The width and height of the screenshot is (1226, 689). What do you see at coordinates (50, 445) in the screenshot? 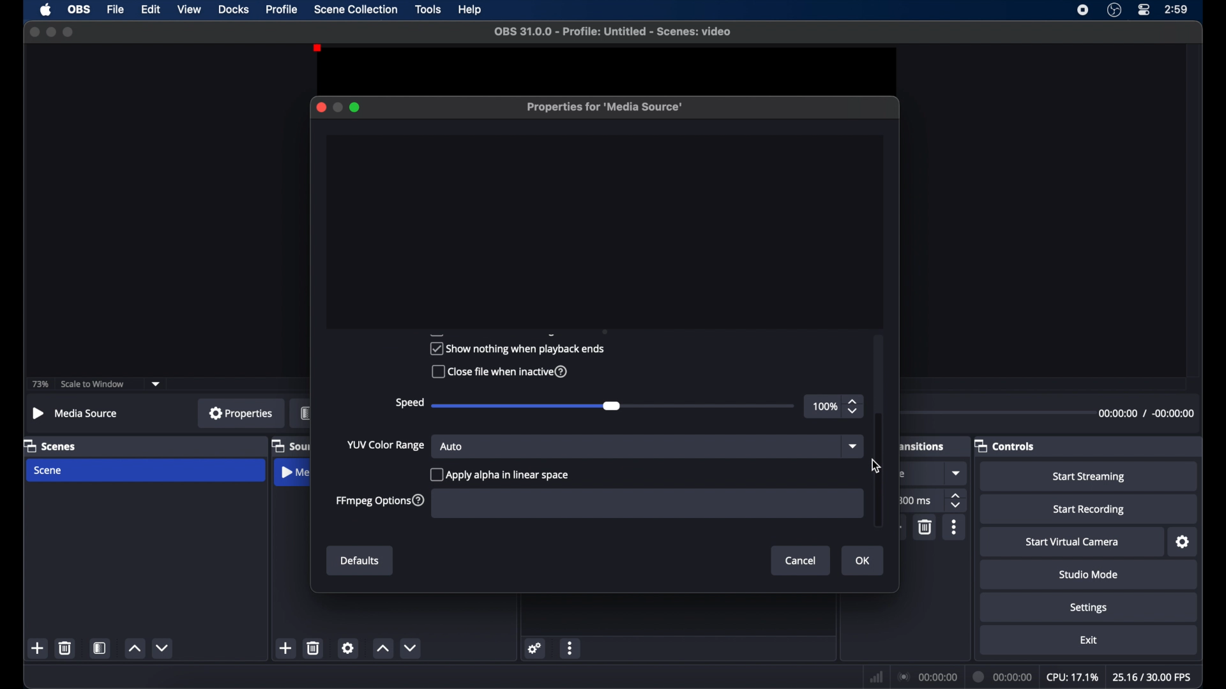
I see `scenes` at bounding box center [50, 445].